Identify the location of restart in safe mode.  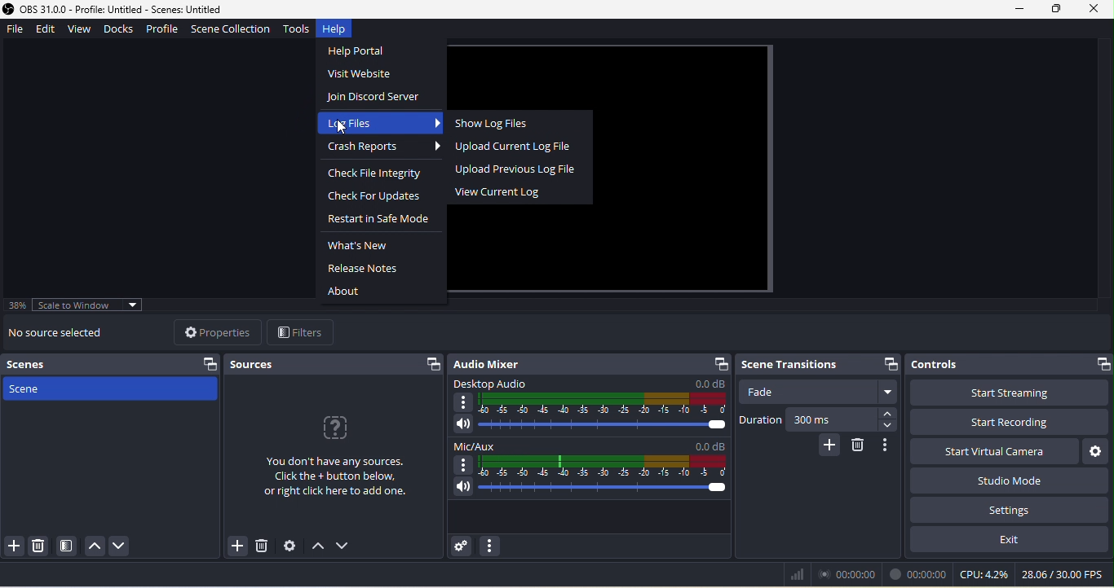
(382, 221).